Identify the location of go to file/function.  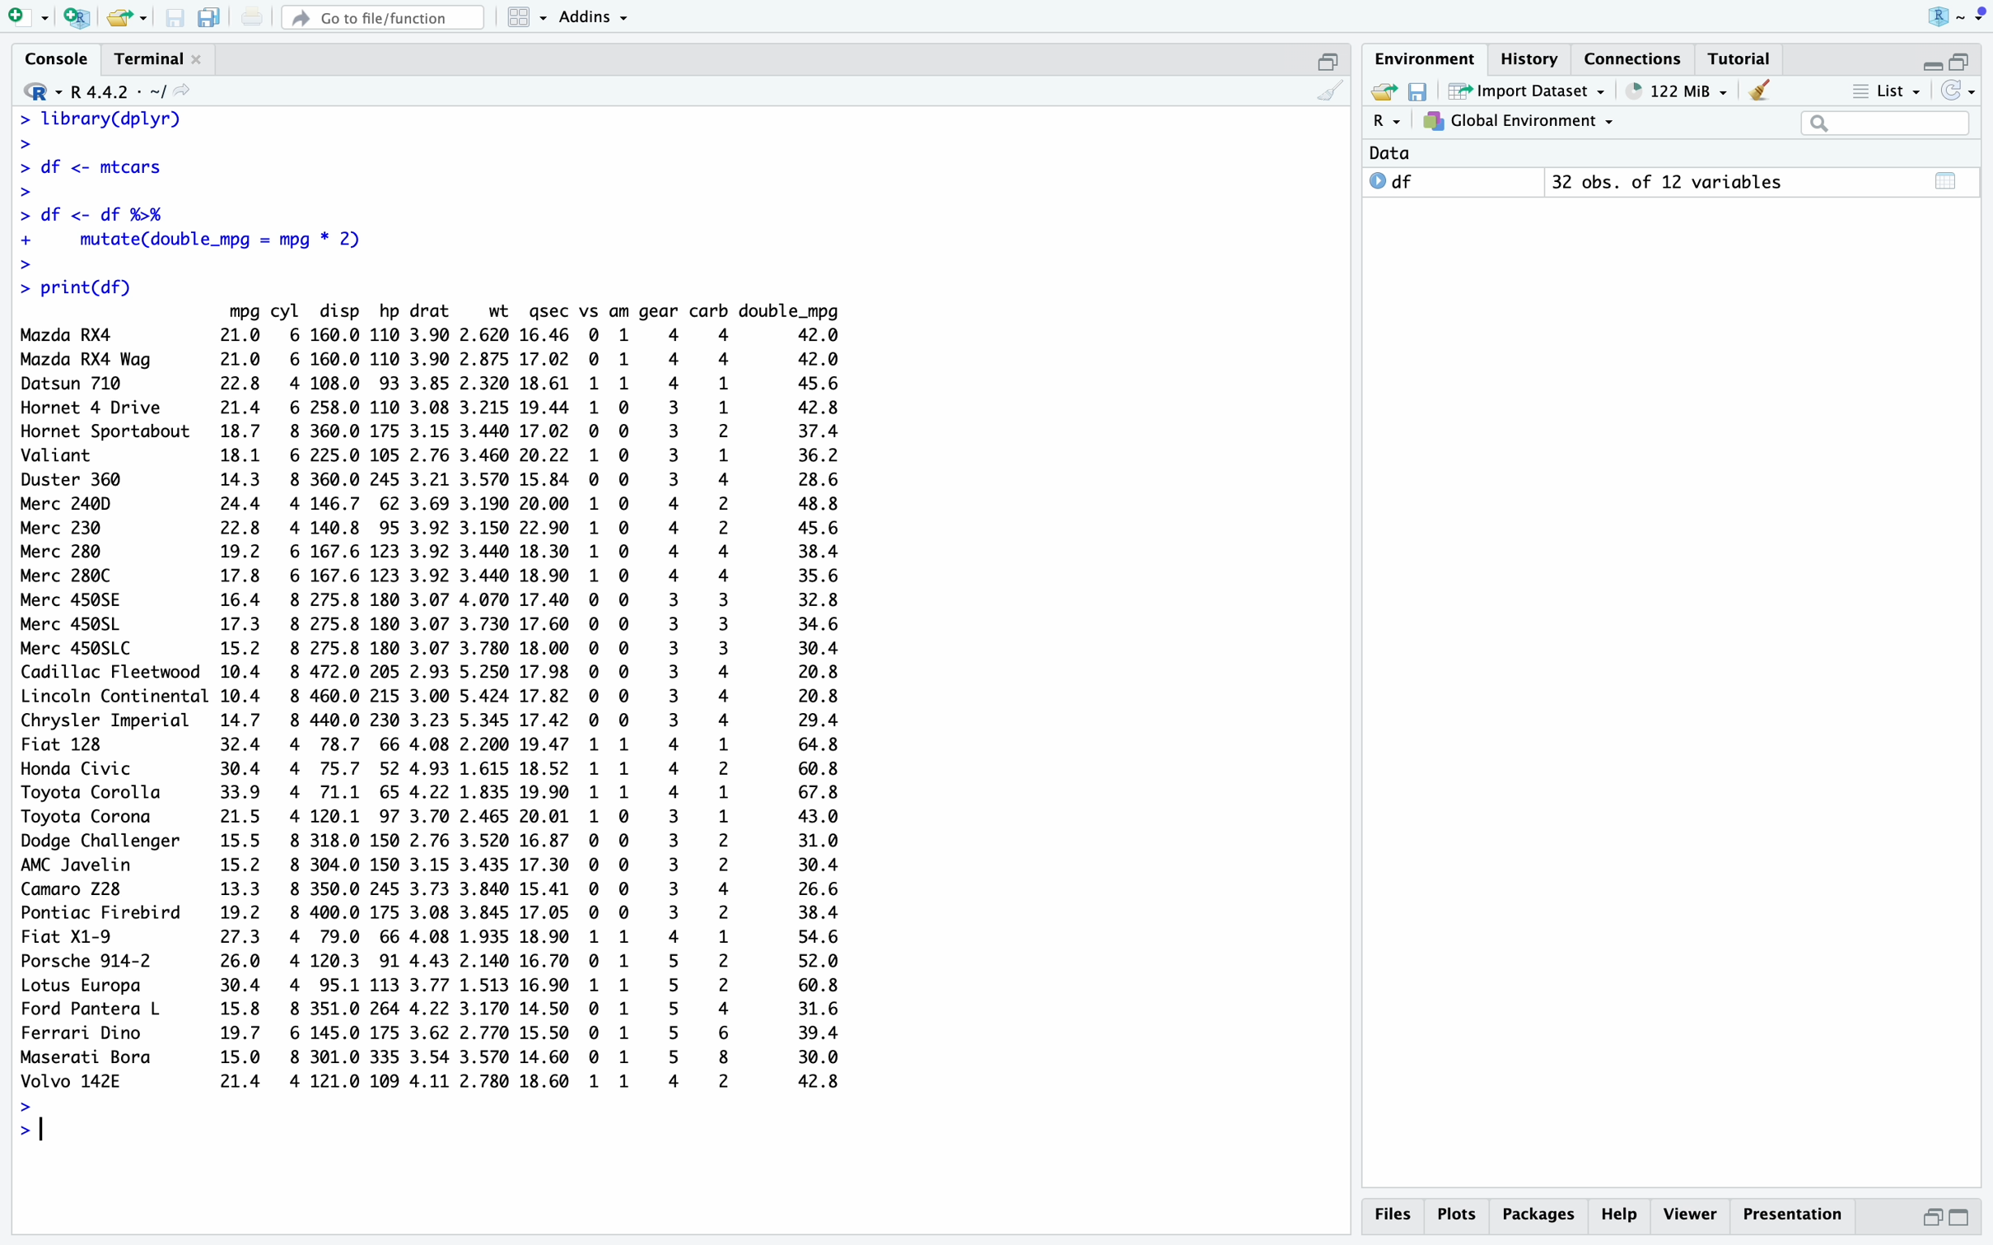
(384, 18).